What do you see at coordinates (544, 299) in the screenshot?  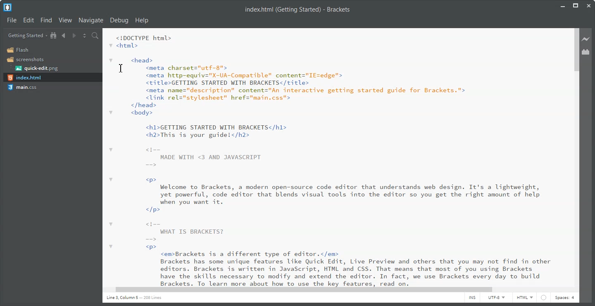 I see `web` at bounding box center [544, 299].